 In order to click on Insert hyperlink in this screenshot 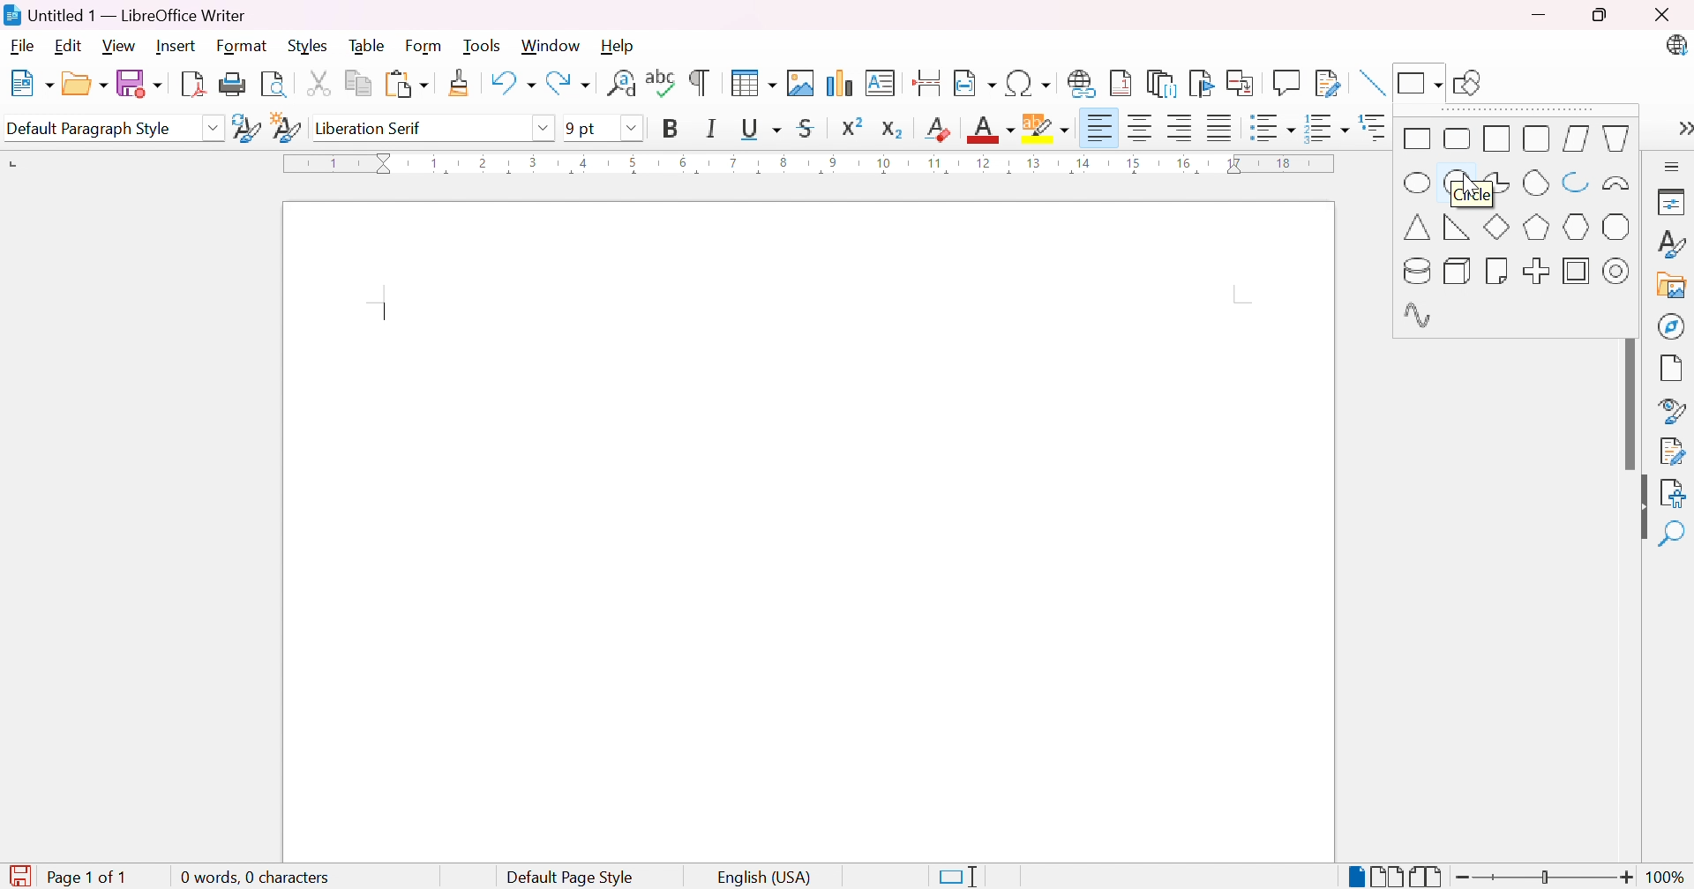, I will do `click(1083, 83)`.